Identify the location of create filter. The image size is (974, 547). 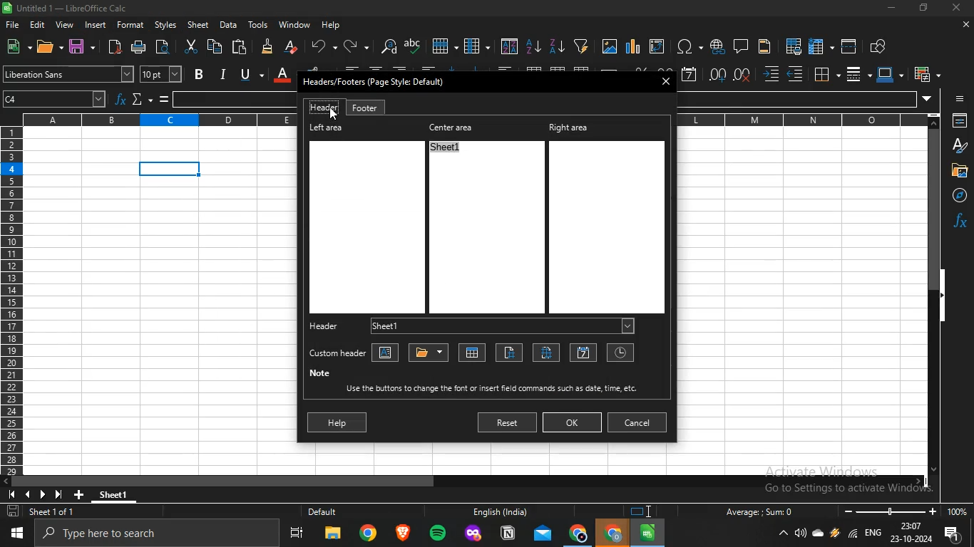
(581, 45).